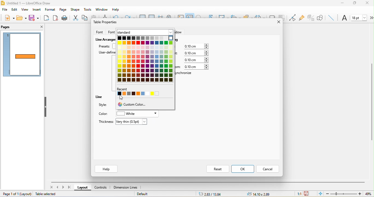  I want to click on live arrangement, so click(104, 40).